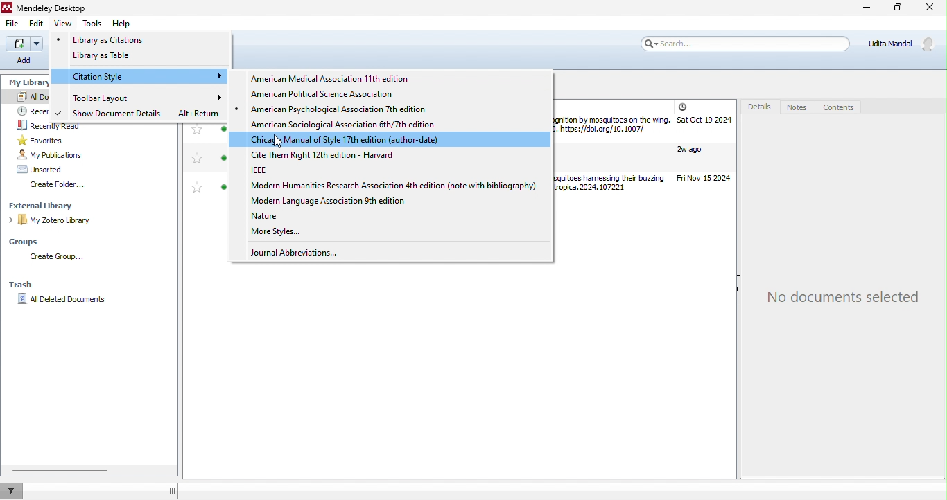 The height and width of the screenshot is (500, 947). Describe the element at coordinates (21, 285) in the screenshot. I see `trash` at that location.